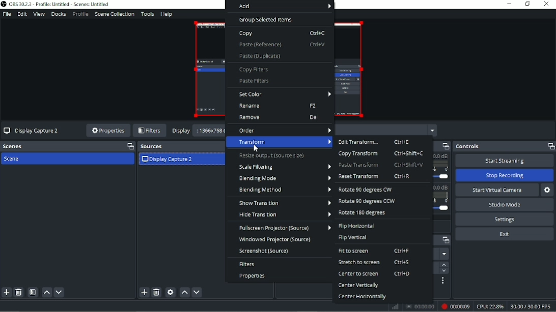 This screenshot has width=556, height=312. I want to click on Copy, so click(282, 34).